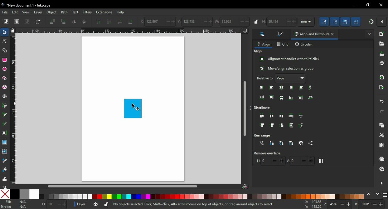 Image resolution: width=388 pixels, height=209 pixels. I want to click on text tool, so click(6, 133).